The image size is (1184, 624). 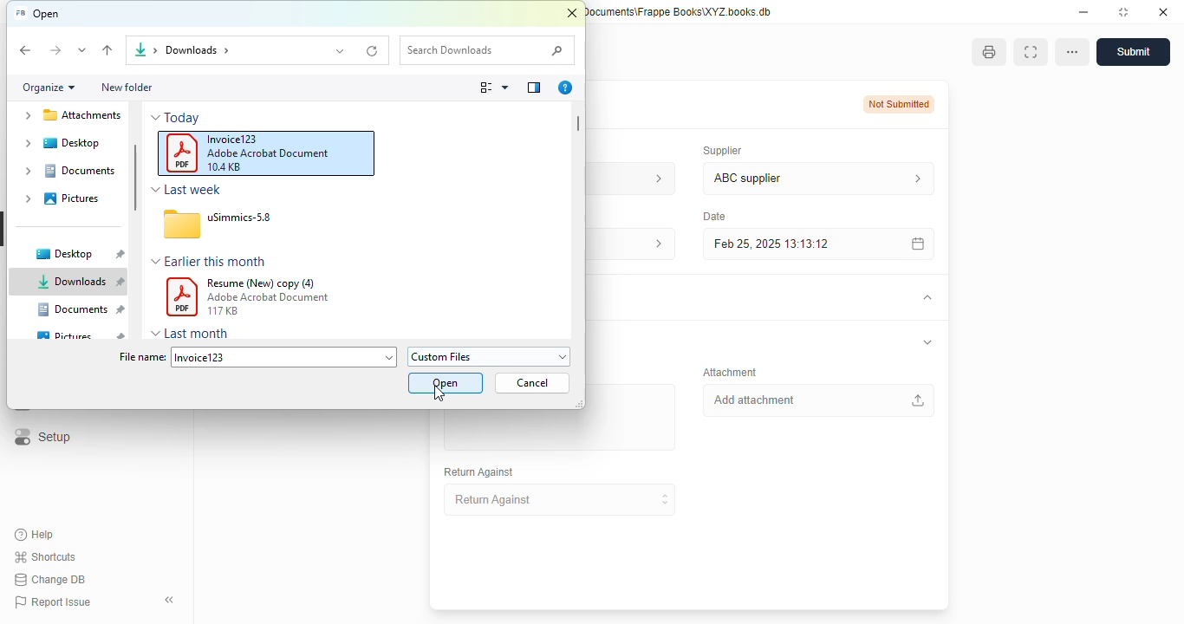 What do you see at coordinates (224, 167) in the screenshot?
I see `10.4 KB` at bounding box center [224, 167].